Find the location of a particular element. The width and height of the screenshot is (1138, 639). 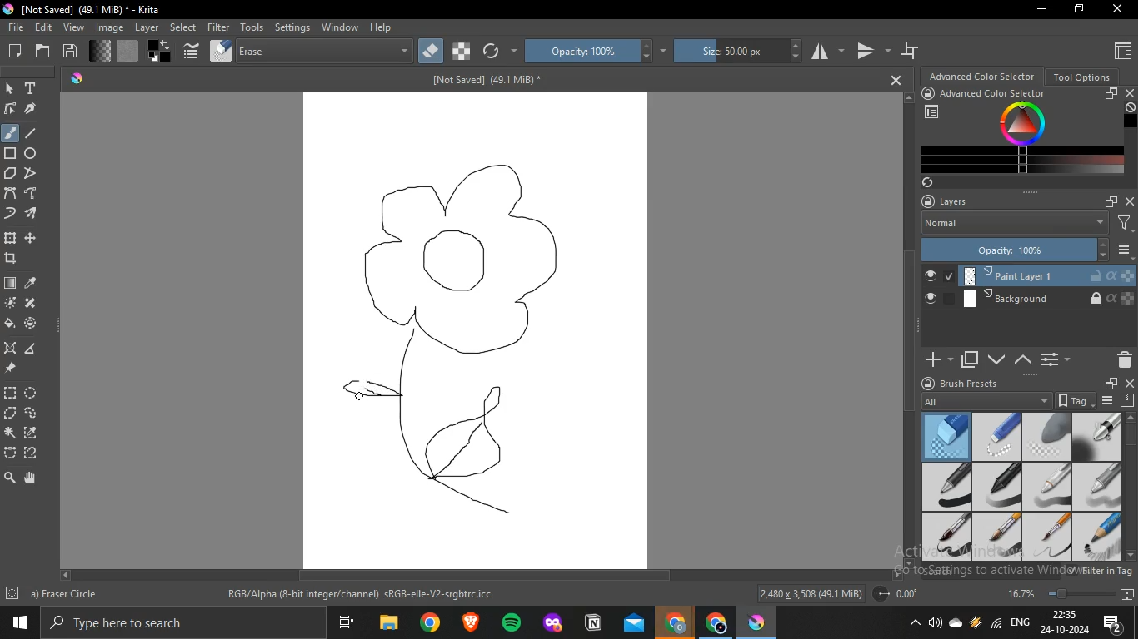

airbrush soft is located at coordinates (1100, 436).